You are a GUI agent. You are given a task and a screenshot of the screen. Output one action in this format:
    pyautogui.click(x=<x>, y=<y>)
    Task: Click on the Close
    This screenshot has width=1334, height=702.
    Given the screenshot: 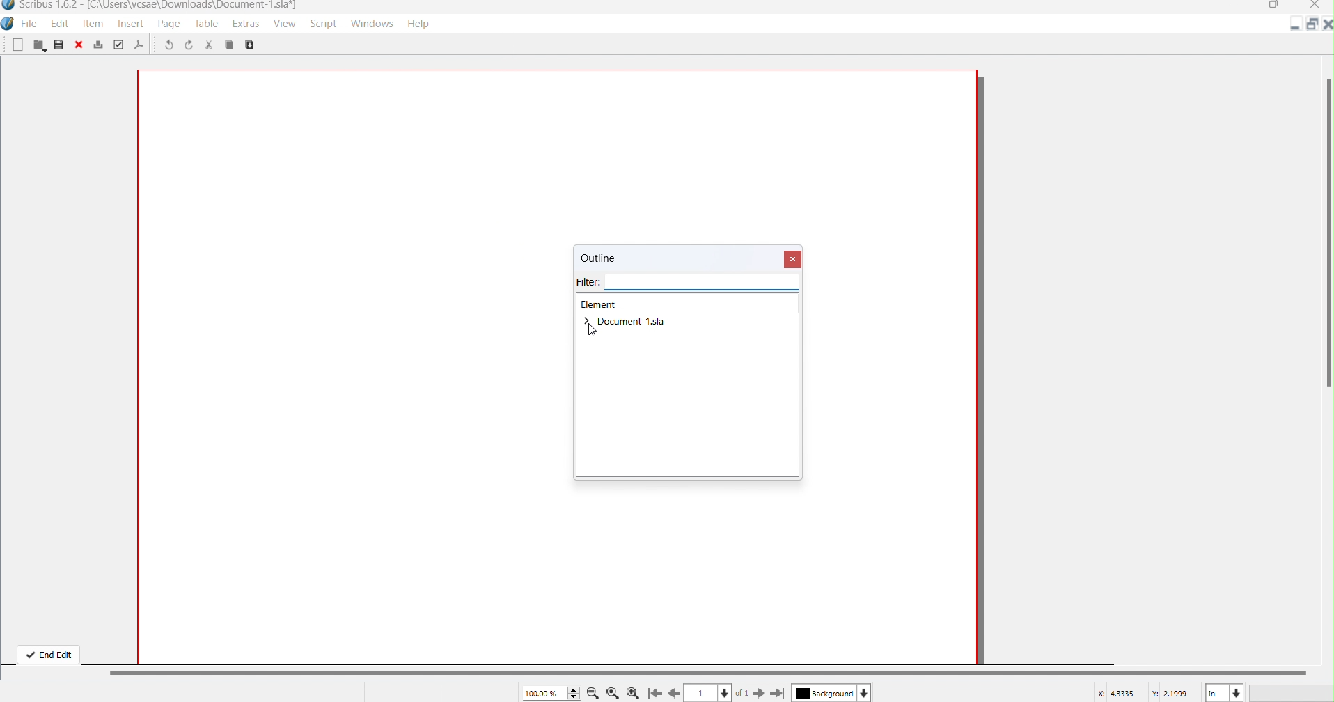 What is the action you would take?
    pyautogui.click(x=794, y=258)
    